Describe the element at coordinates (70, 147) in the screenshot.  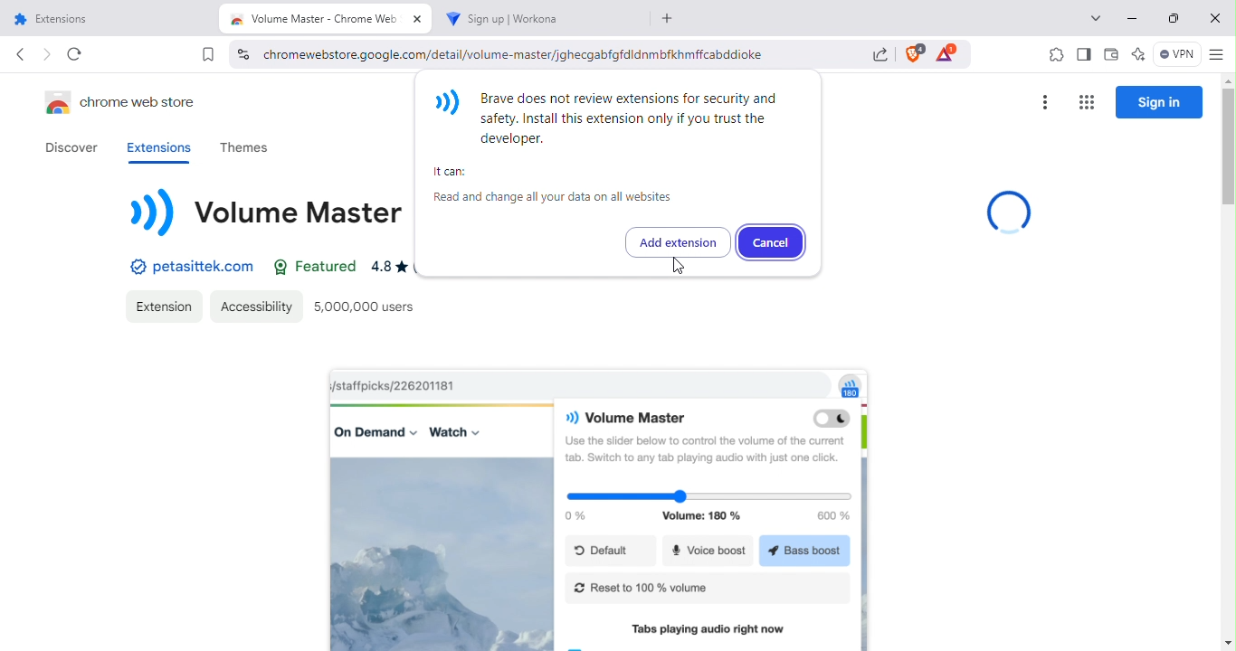
I see `discover` at that location.